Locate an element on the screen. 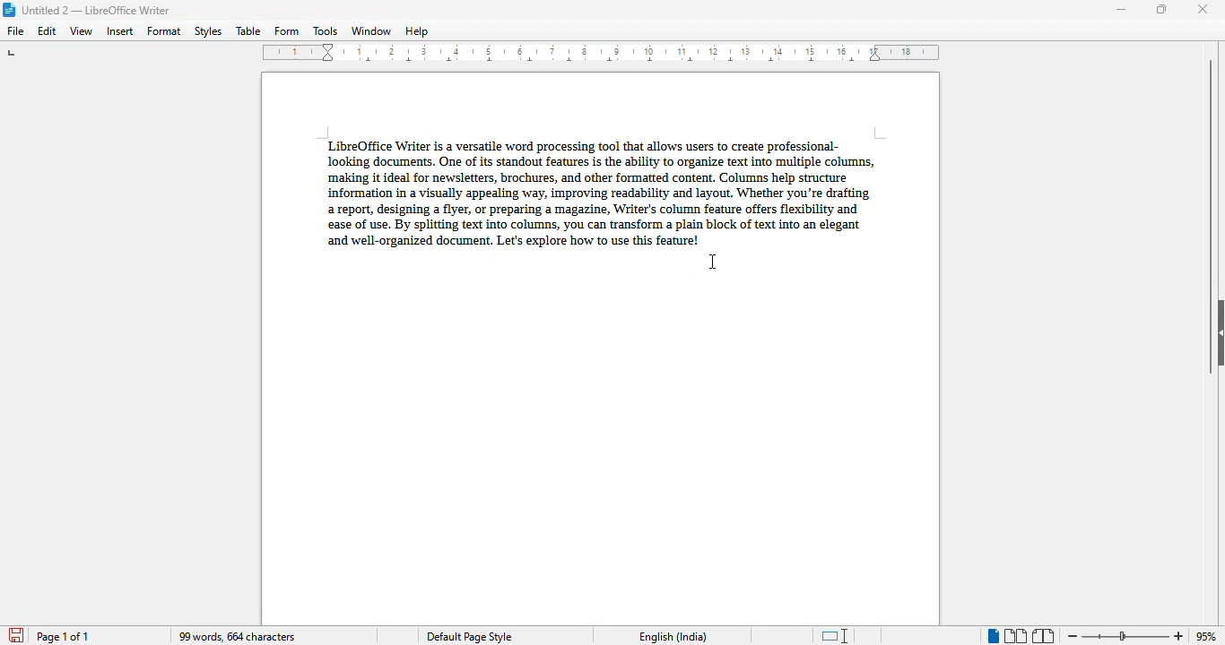 This screenshot has height=645, width=1225. format is located at coordinates (164, 30).